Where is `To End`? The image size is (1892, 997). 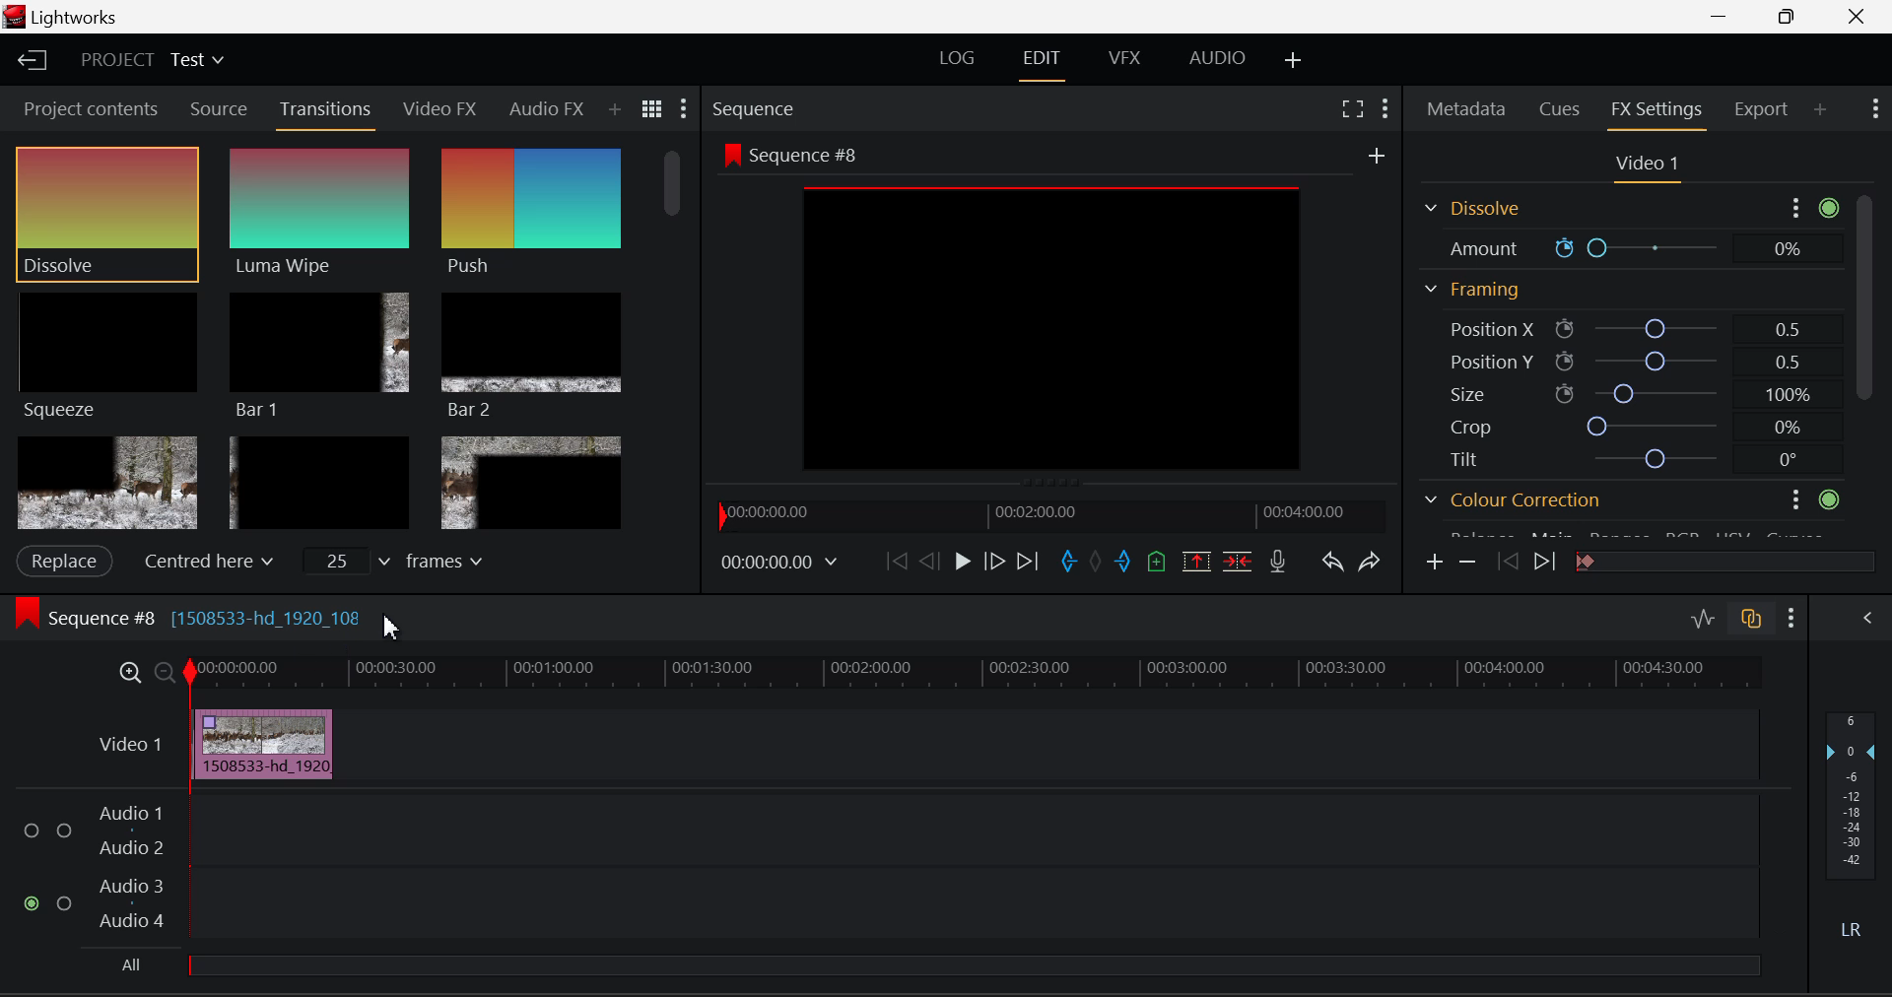
To End is located at coordinates (1027, 564).